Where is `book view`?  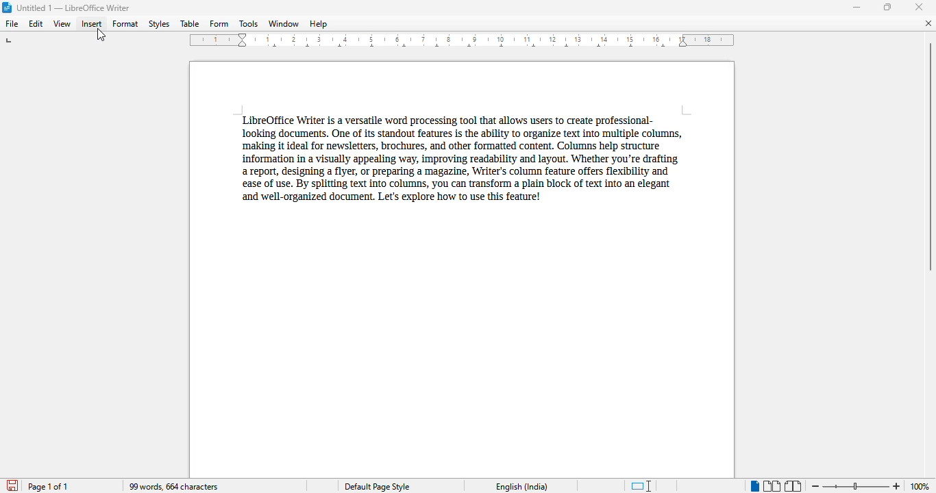
book view is located at coordinates (792, 486).